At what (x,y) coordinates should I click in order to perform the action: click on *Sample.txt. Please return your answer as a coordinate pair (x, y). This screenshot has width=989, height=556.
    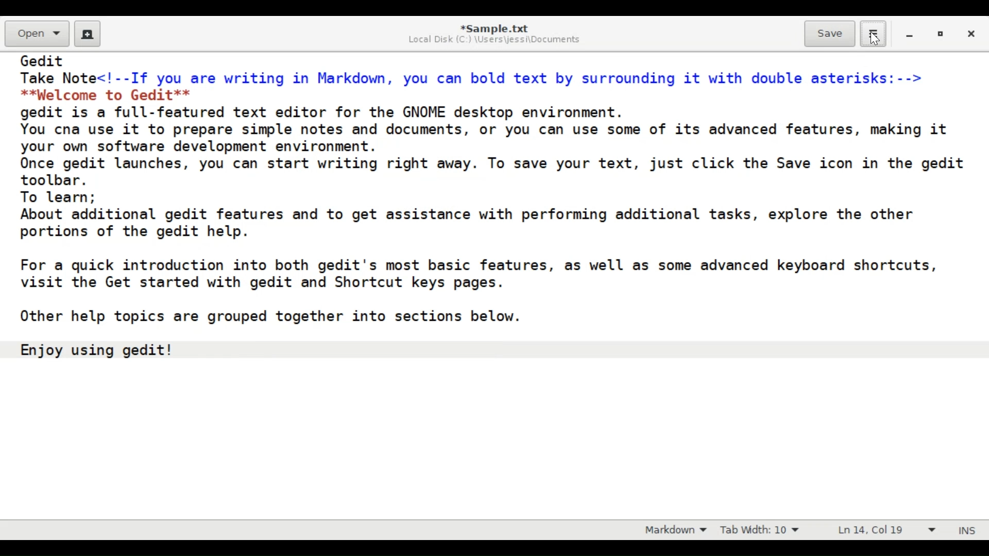
    Looking at the image, I should click on (495, 27).